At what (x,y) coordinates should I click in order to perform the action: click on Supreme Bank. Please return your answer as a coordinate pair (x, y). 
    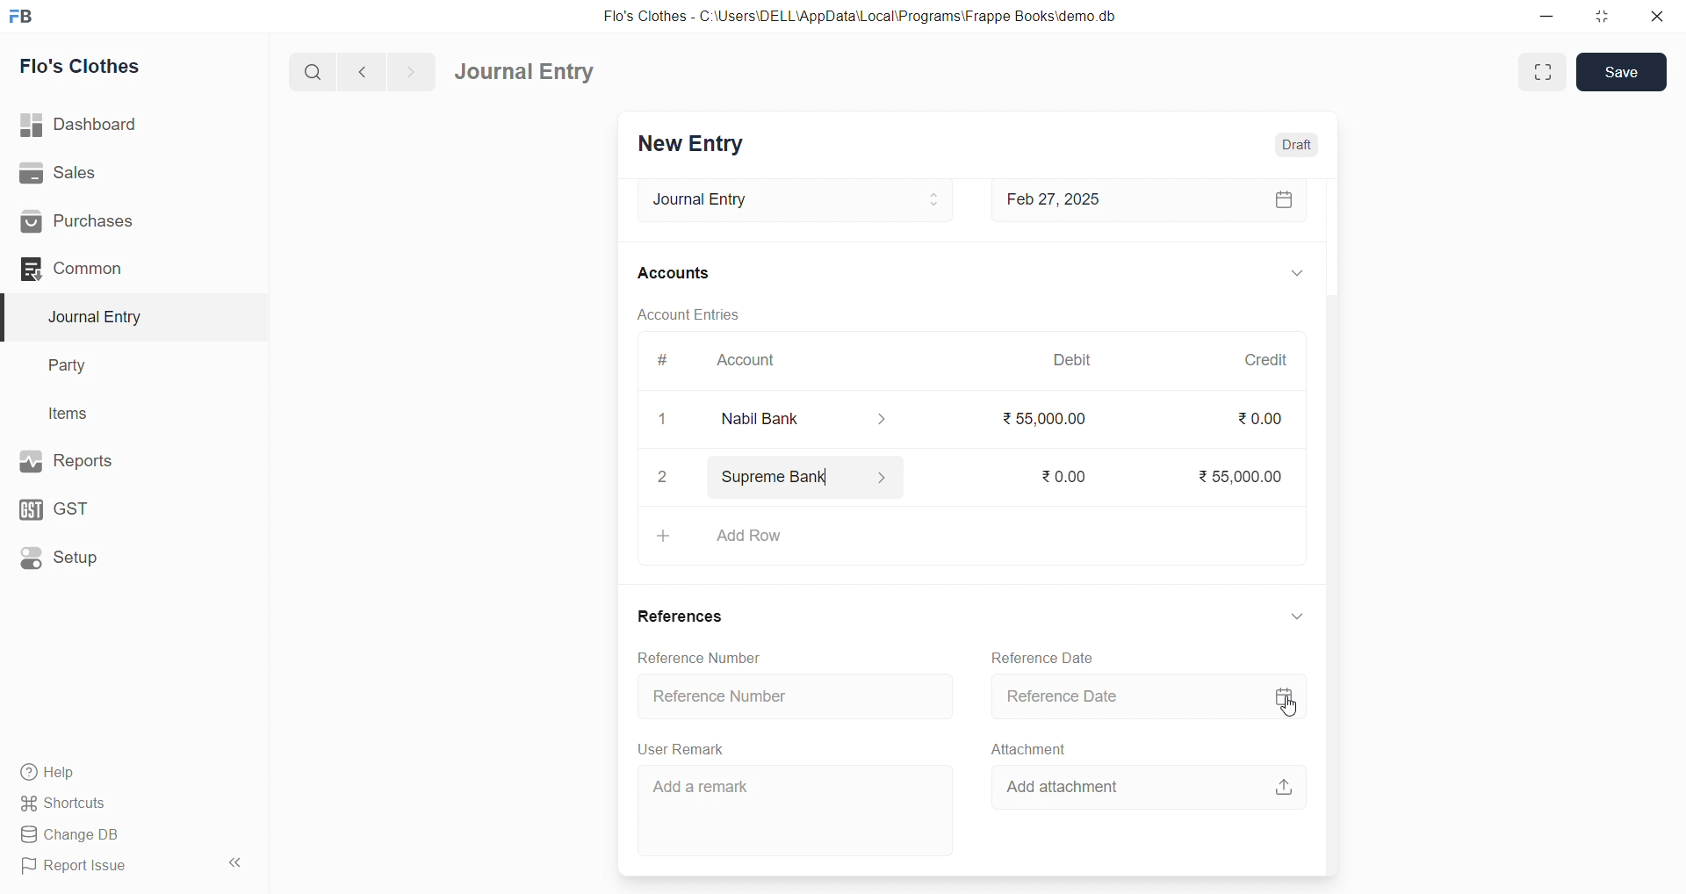
    Looking at the image, I should click on (810, 474).